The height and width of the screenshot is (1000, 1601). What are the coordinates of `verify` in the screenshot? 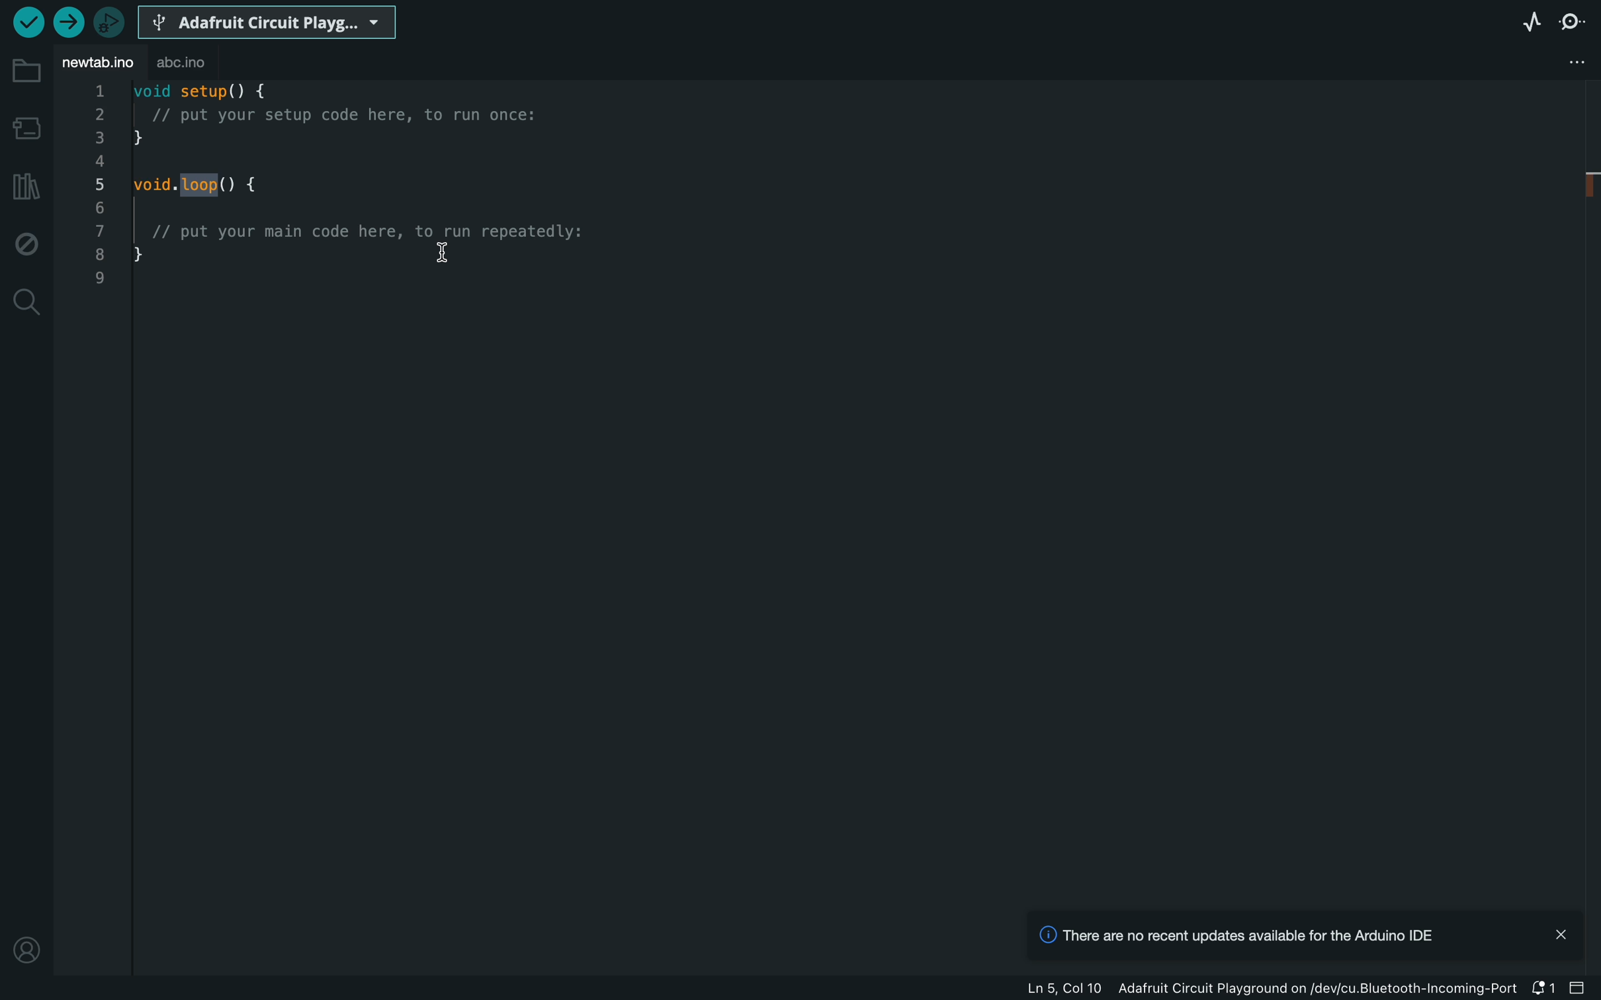 It's located at (26, 21).